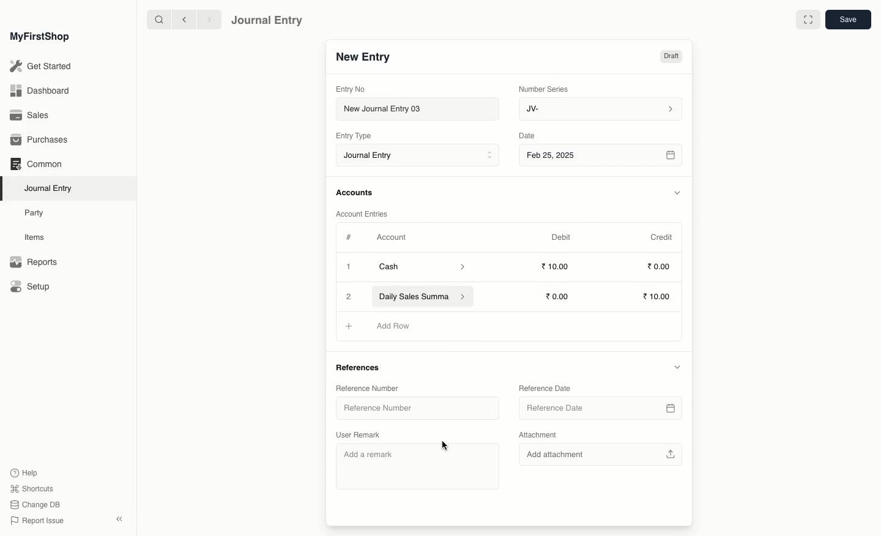 This screenshot has height=536, width=881. Describe the element at coordinates (357, 136) in the screenshot. I see `Entry Type` at that location.